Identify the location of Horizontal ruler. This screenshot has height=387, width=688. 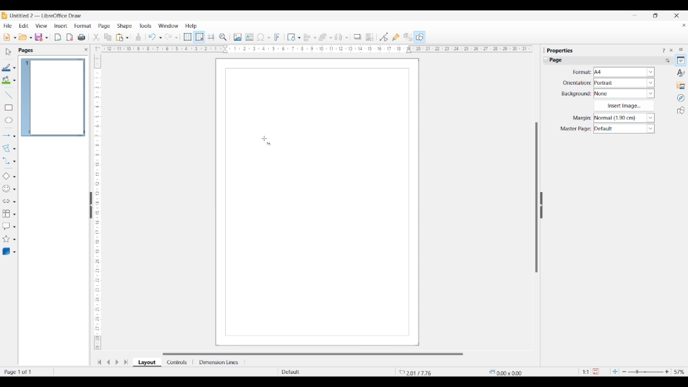
(315, 49).